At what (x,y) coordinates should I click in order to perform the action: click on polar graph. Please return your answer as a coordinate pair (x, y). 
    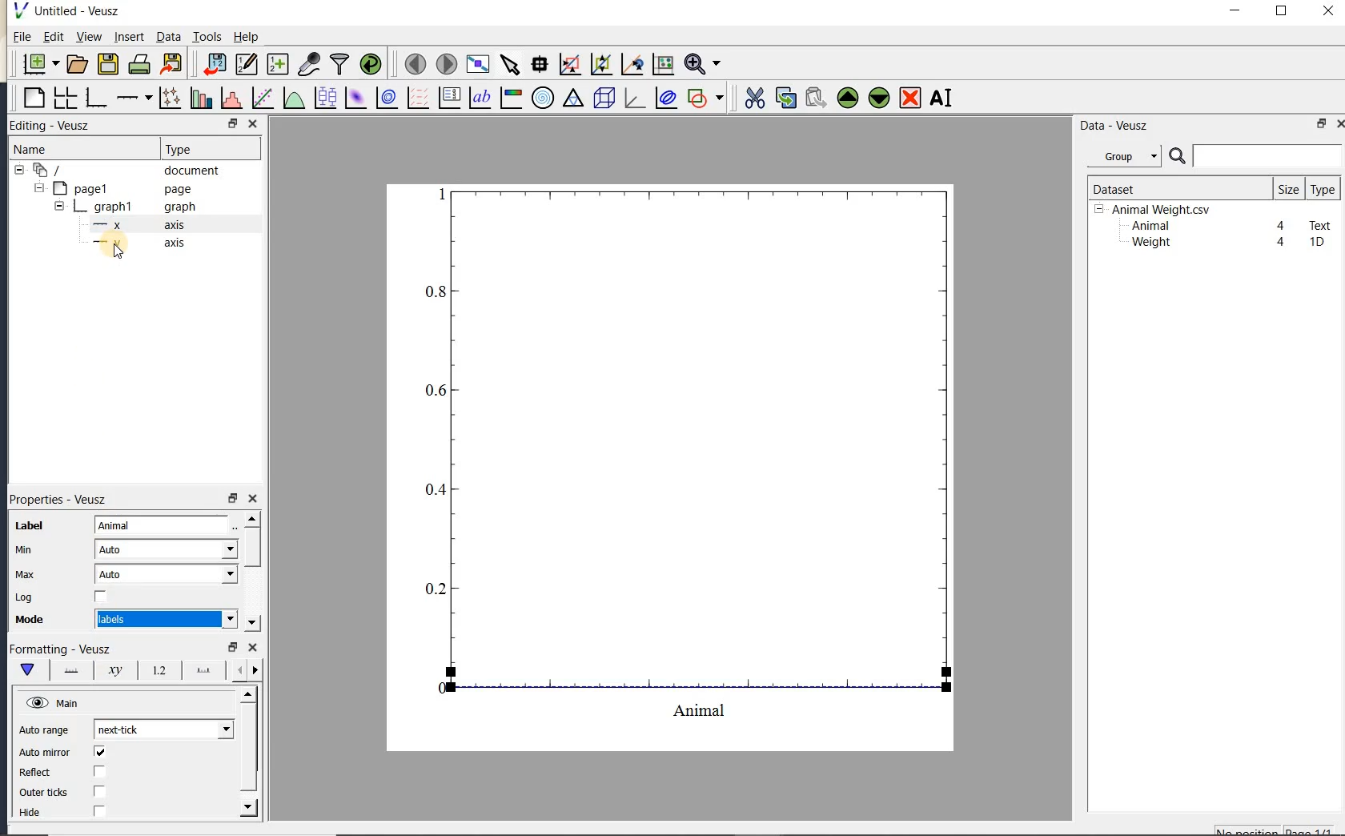
    Looking at the image, I should click on (542, 98).